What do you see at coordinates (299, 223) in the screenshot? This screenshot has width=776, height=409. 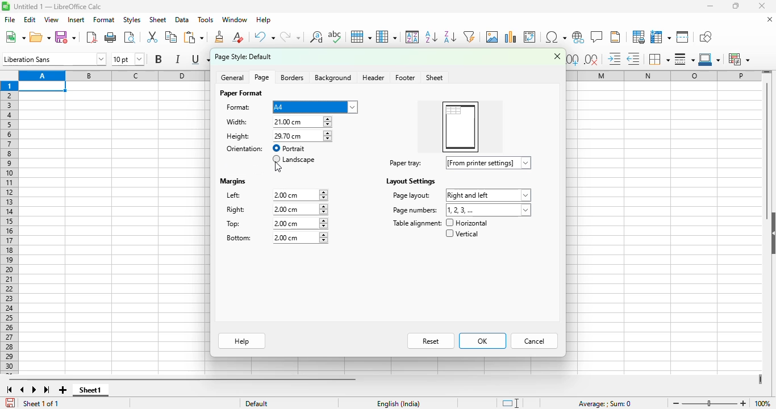 I see `2.00 cm` at bounding box center [299, 223].